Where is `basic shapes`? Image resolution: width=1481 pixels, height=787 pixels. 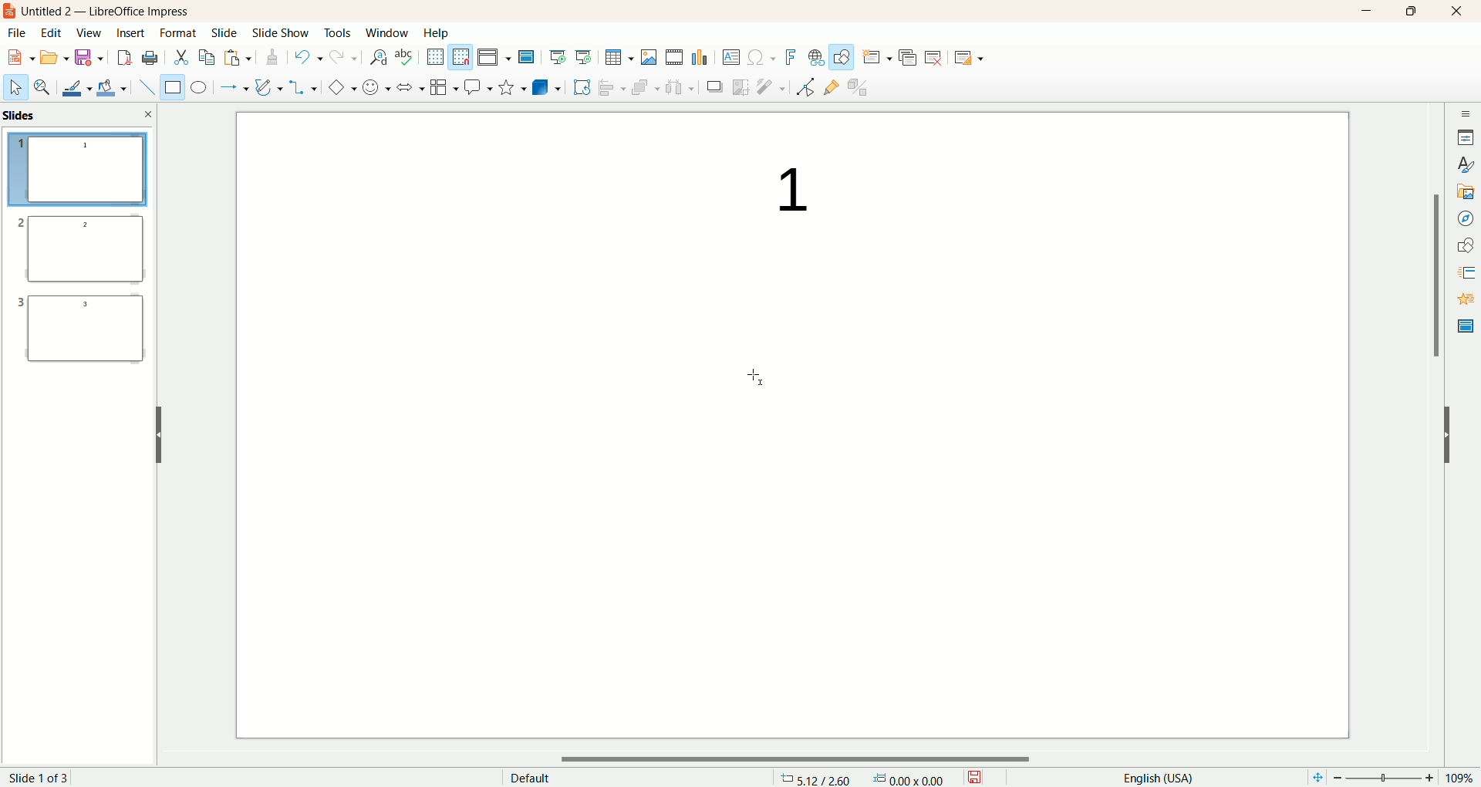 basic shapes is located at coordinates (339, 88).